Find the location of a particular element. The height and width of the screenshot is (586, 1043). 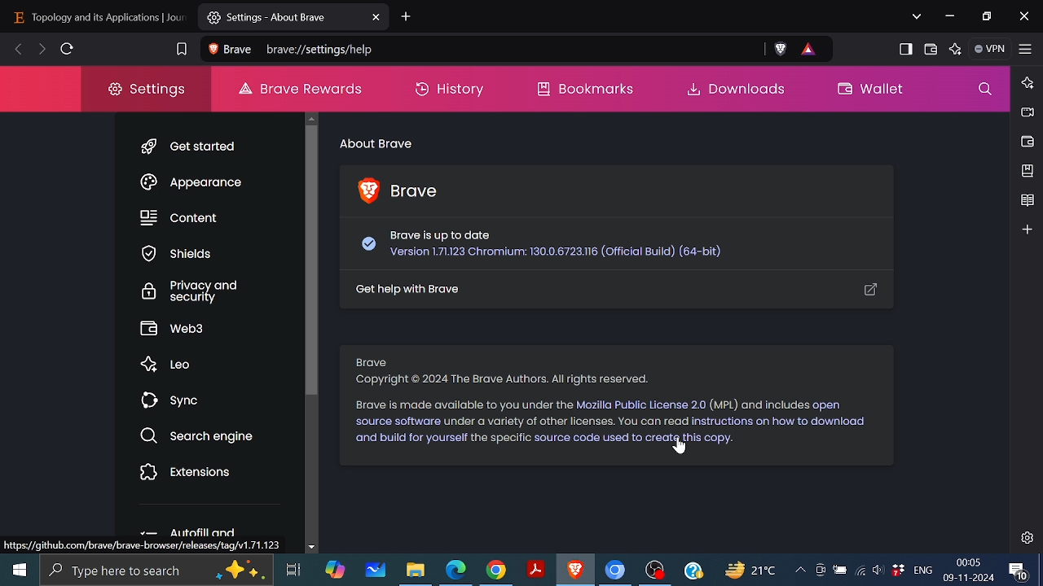

Web3 is located at coordinates (179, 328).